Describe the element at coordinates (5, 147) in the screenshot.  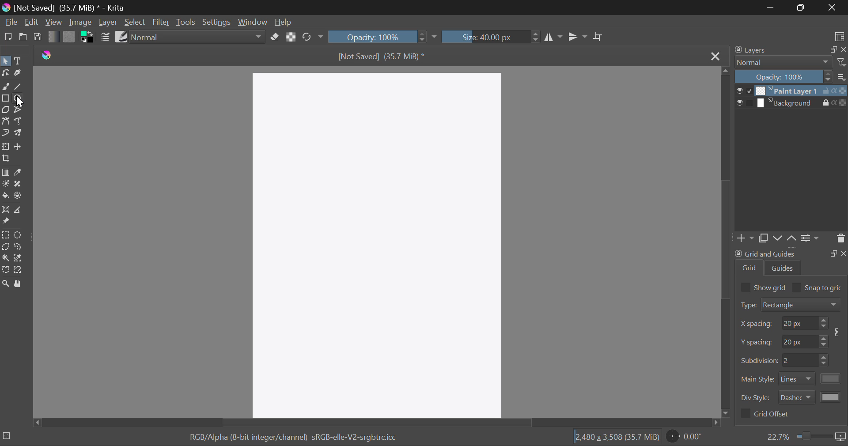
I see `Transform Layer` at that location.